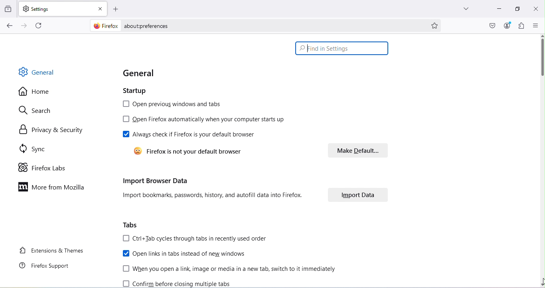  Describe the element at coordinates (57, 8) in the screenshot. I see `New tab` at that location.